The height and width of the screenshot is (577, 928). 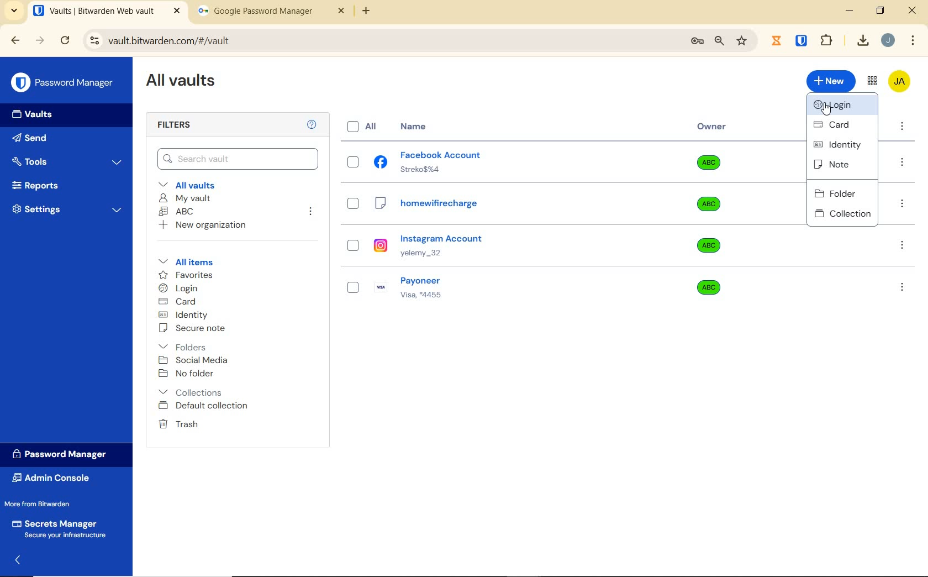 What do you see at coordinates (711, 209) in the screenshot?
I see `Owner organization` at bounding box center [711, 209].